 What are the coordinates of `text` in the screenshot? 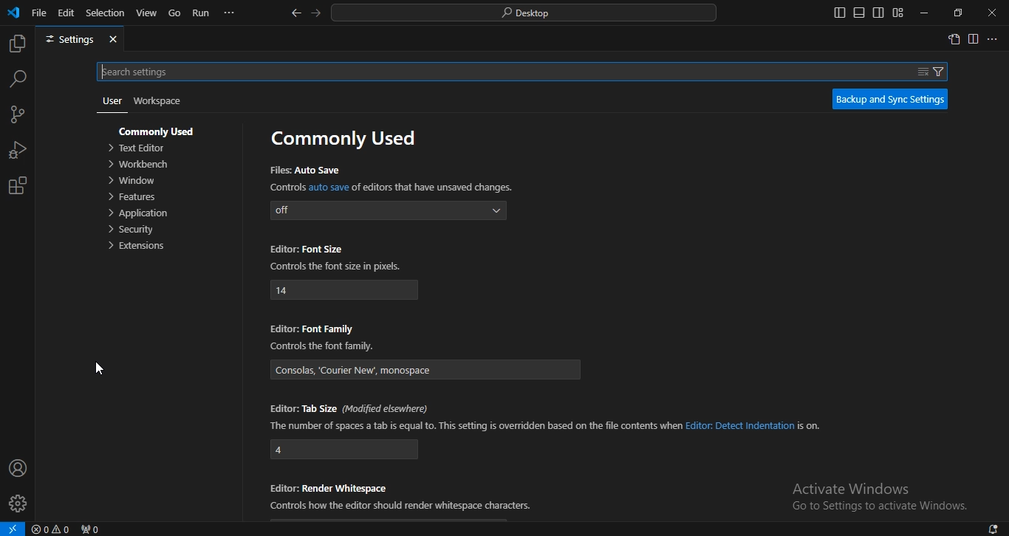 It's located at (852, 488).